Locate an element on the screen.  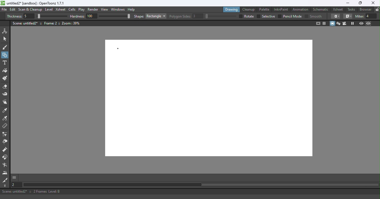
drawing cursor is located at coordinates (118, 49).